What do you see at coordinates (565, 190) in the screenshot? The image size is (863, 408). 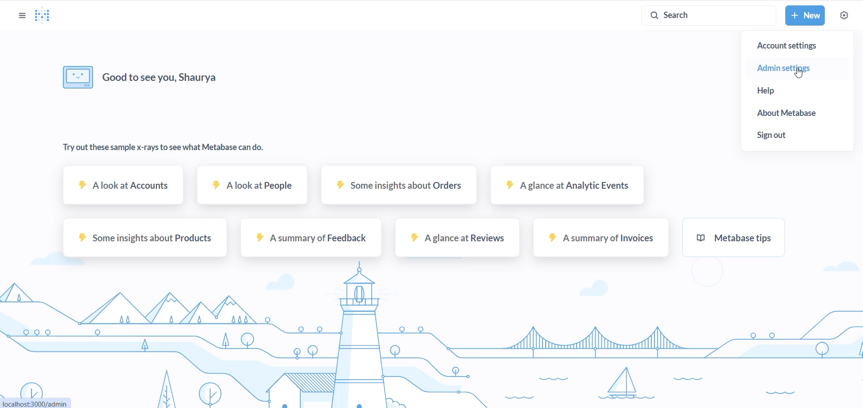 I see `A glance at analytic eventss` at bounding box center [565, 190].